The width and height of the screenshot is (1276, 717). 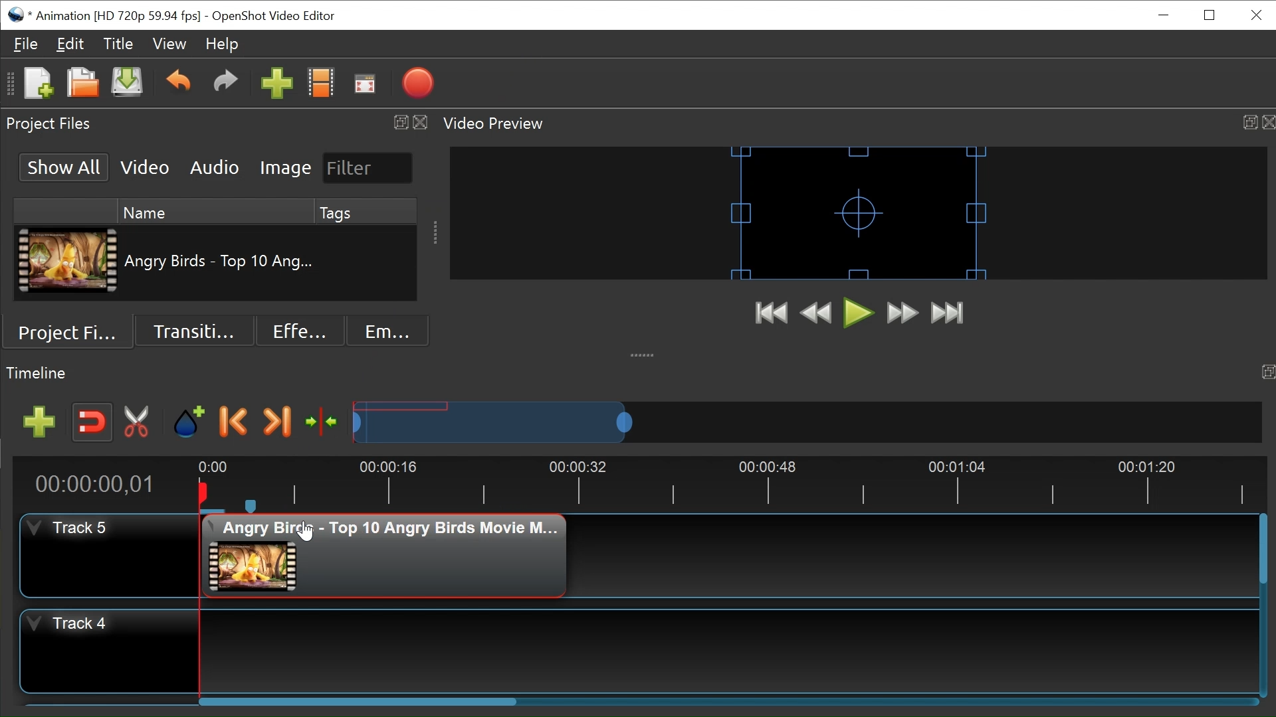 What do you see at coordinates (92, 423) in the screenshot?
I see `Snap` at bounding box center [92, 423].